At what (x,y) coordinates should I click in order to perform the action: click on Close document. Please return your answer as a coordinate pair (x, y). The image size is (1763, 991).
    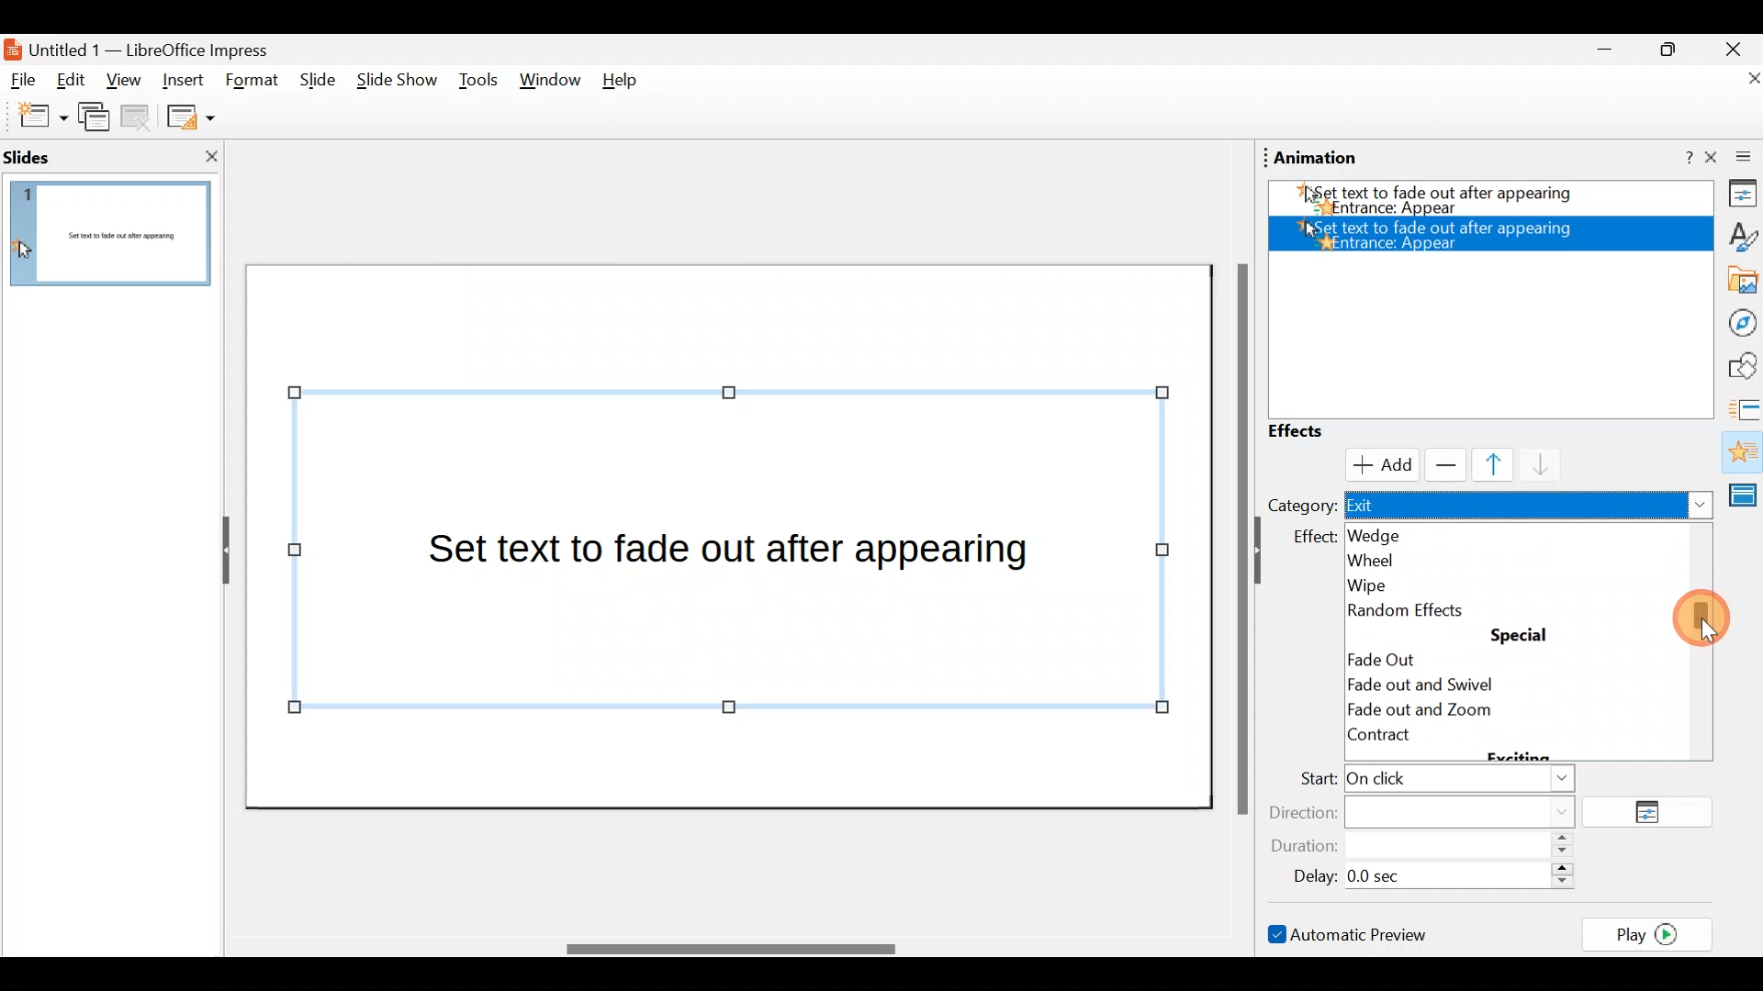
    Looking at the image, I should click on (1735, 80).